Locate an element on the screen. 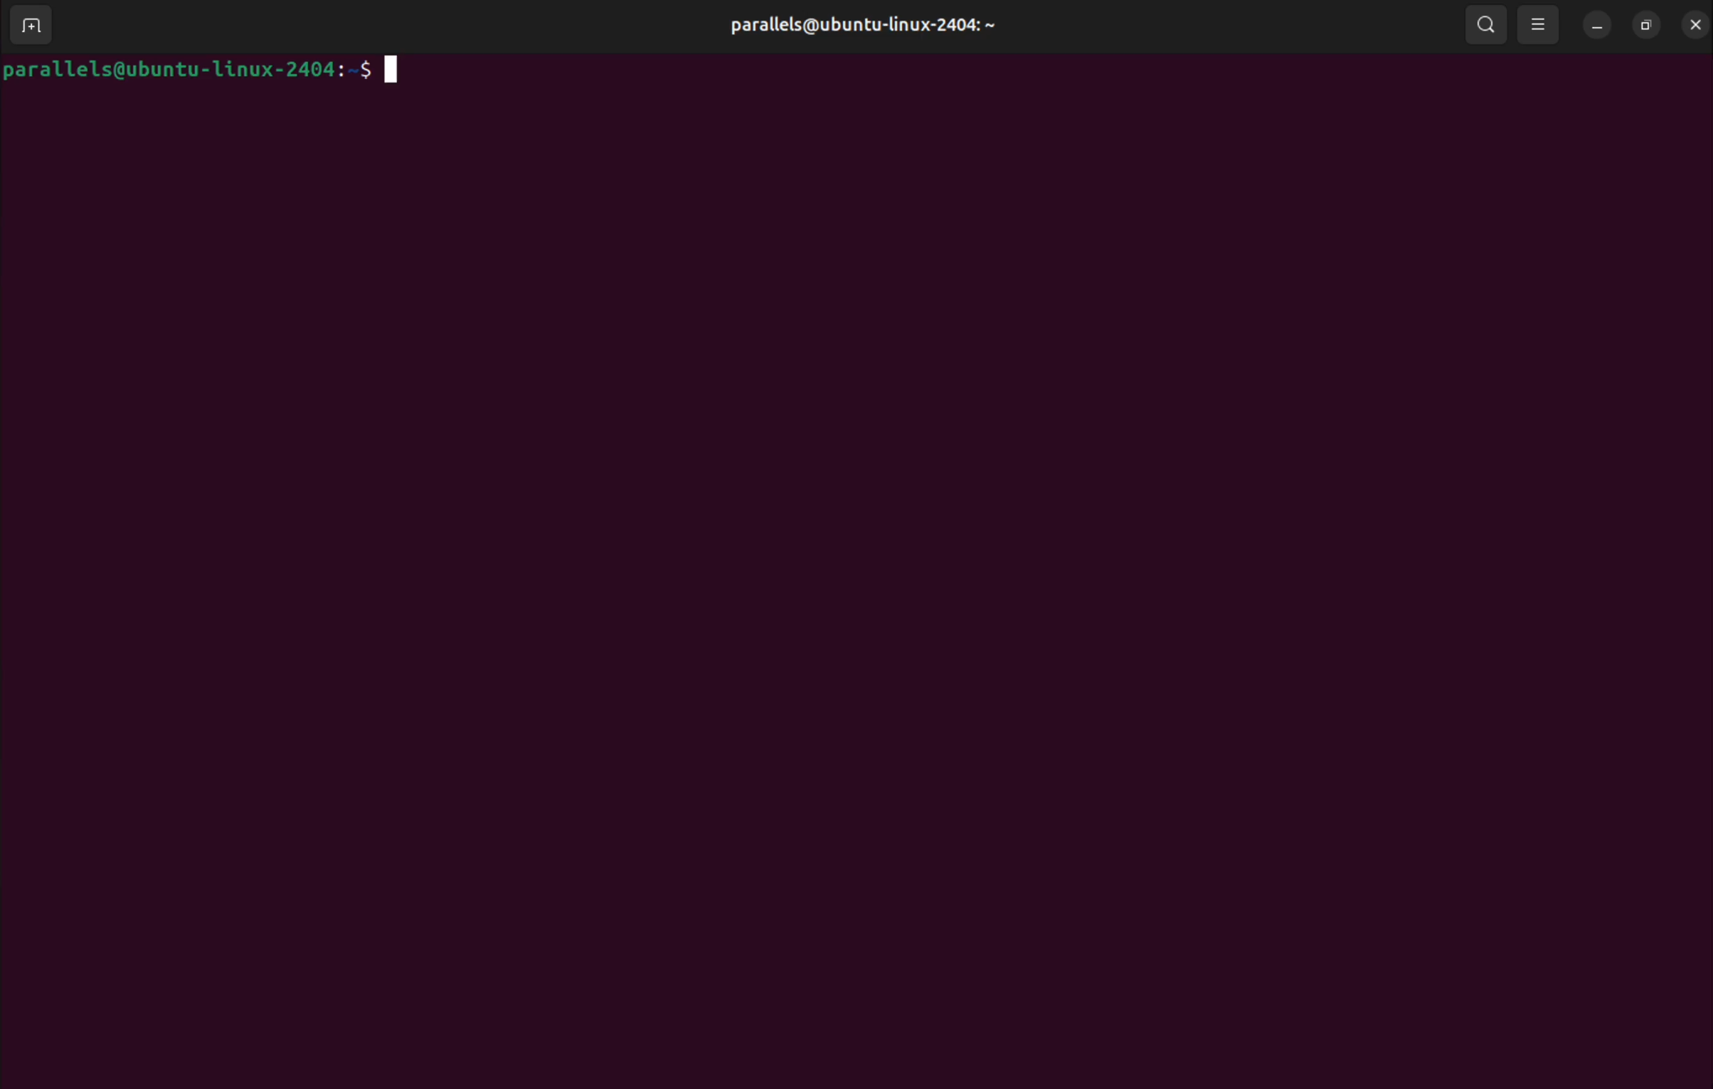  bash prompt is located at coordinates (185, 68).